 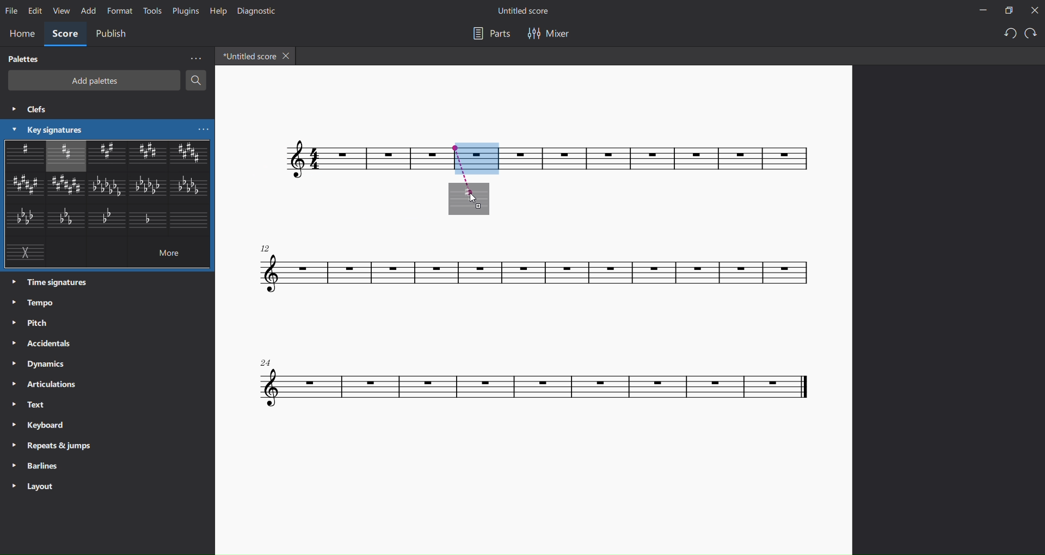 What do you see at coordinates (1030, 33) in the screenshot?
I see `redo` at bounding box center [1030, 33].